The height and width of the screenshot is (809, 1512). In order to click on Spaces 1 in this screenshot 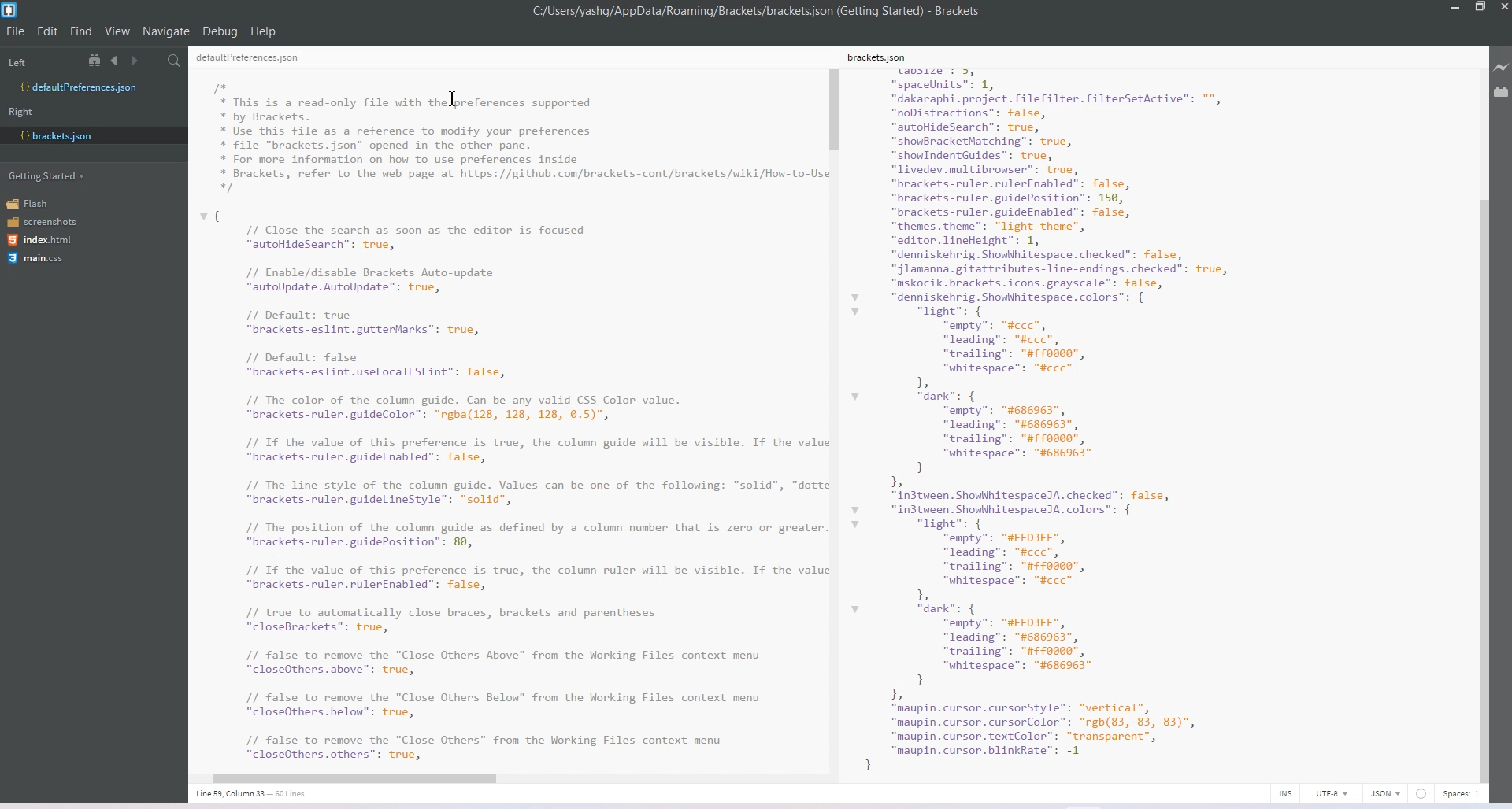, I will do `click(1462, 794)`.